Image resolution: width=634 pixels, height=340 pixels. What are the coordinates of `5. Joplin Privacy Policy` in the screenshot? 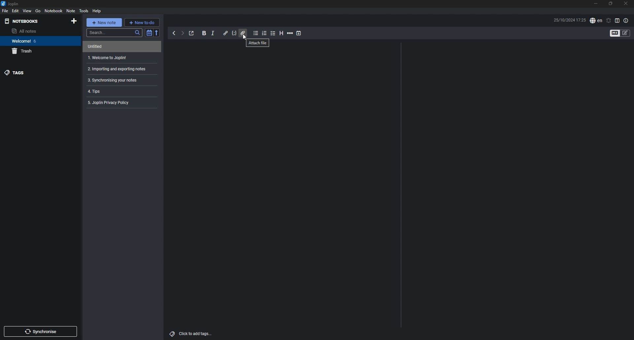 It's located at (112, 102).